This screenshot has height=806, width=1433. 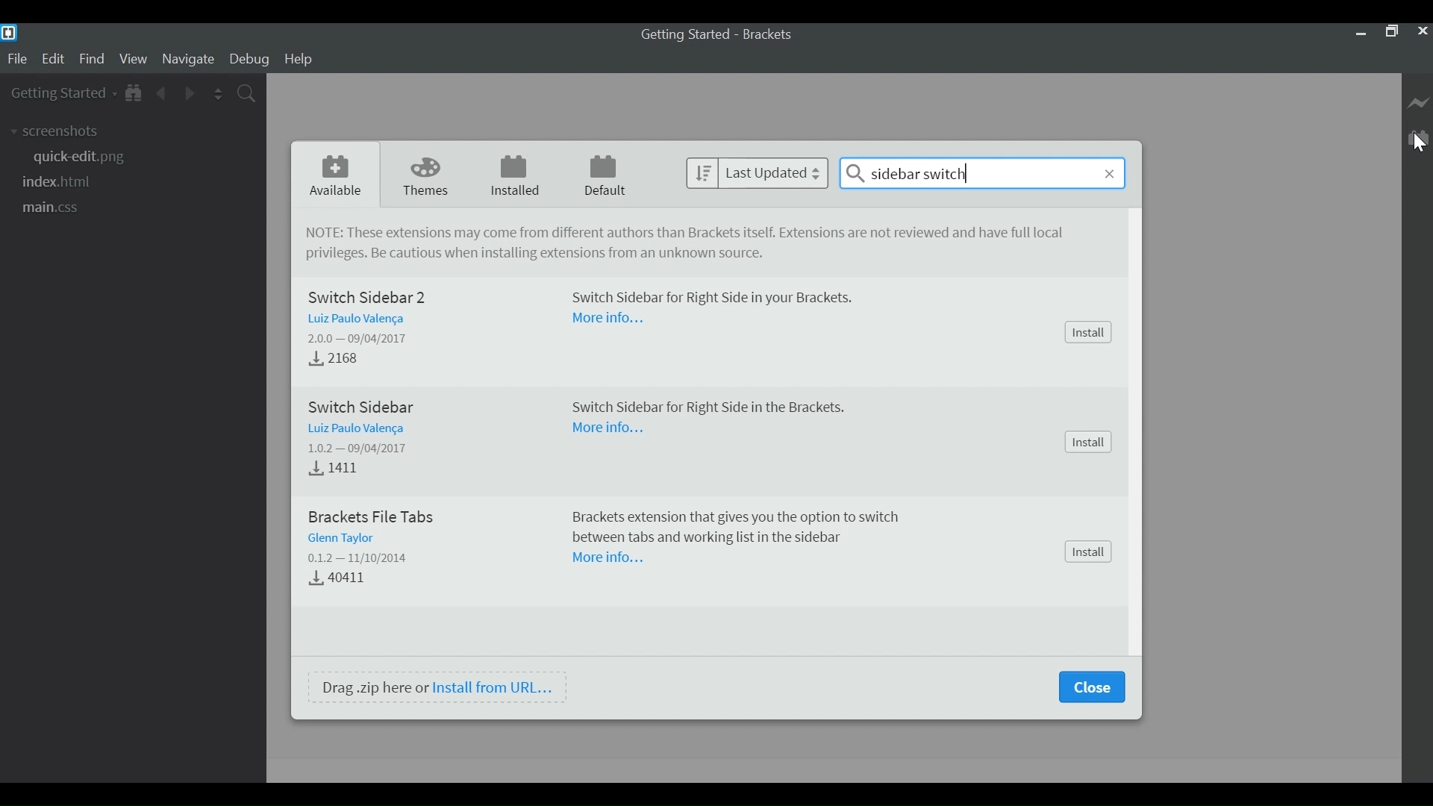 I want to click on main.css, so click(x=59, y=206).